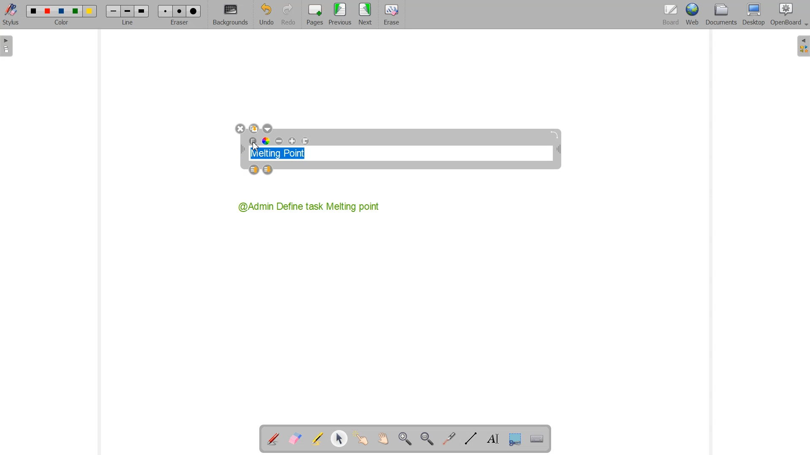  I want to click on Dropdown box, so click(267, 128).